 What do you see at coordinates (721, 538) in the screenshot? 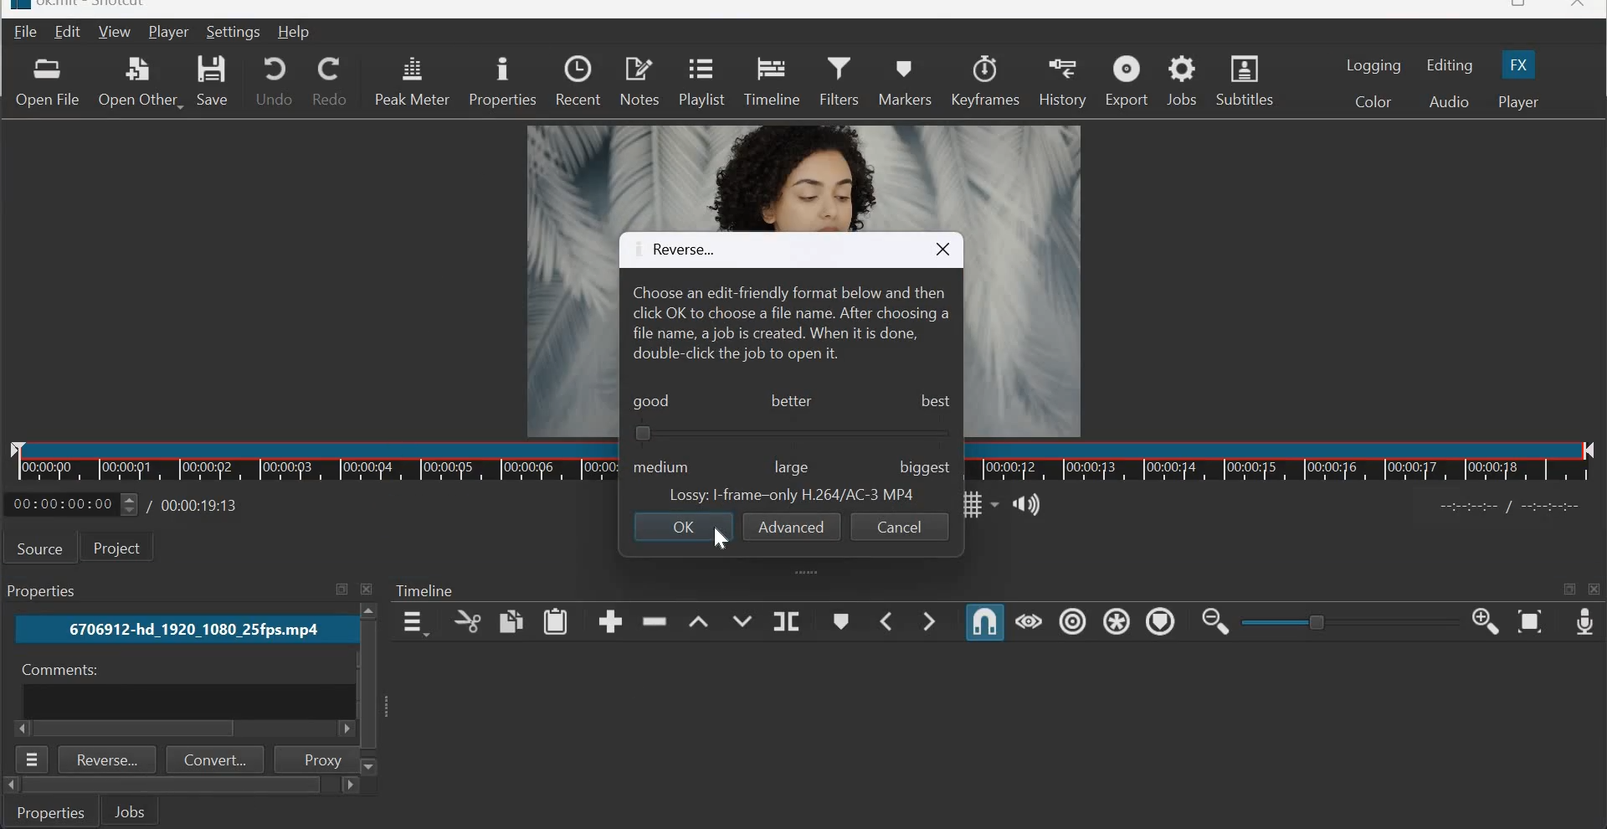
I see `cursor` at bounding box center [721, 538].